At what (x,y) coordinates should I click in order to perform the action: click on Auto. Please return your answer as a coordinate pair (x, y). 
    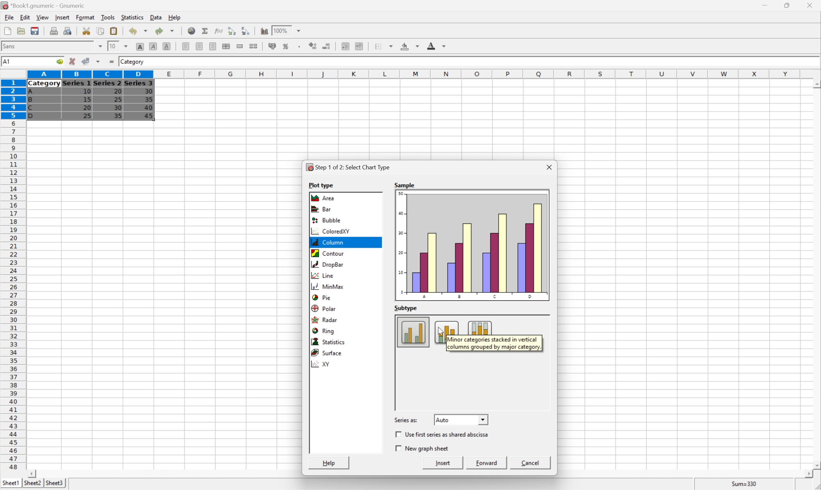
    Looking at the image, I should click on (447, 420).